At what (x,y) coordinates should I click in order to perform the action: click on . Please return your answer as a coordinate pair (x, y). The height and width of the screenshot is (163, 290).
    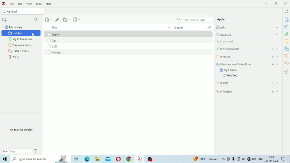
    Looking at the image, I should click on (97, 159).